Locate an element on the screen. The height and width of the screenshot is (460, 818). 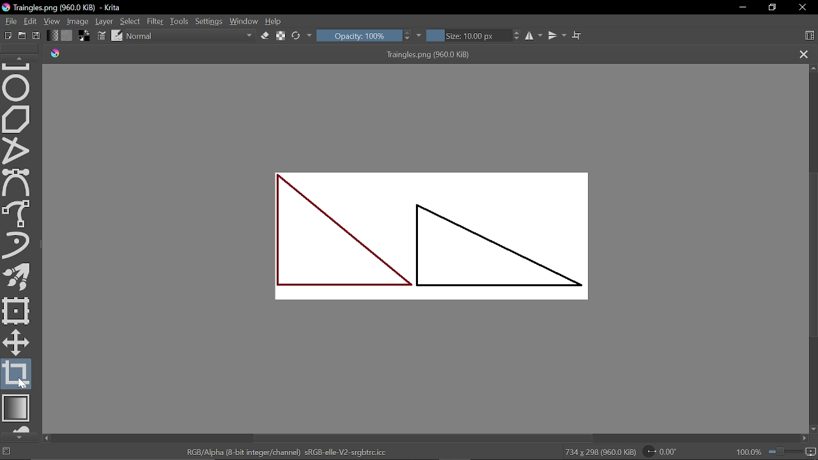
Settings is located at coordinates (209, 22).